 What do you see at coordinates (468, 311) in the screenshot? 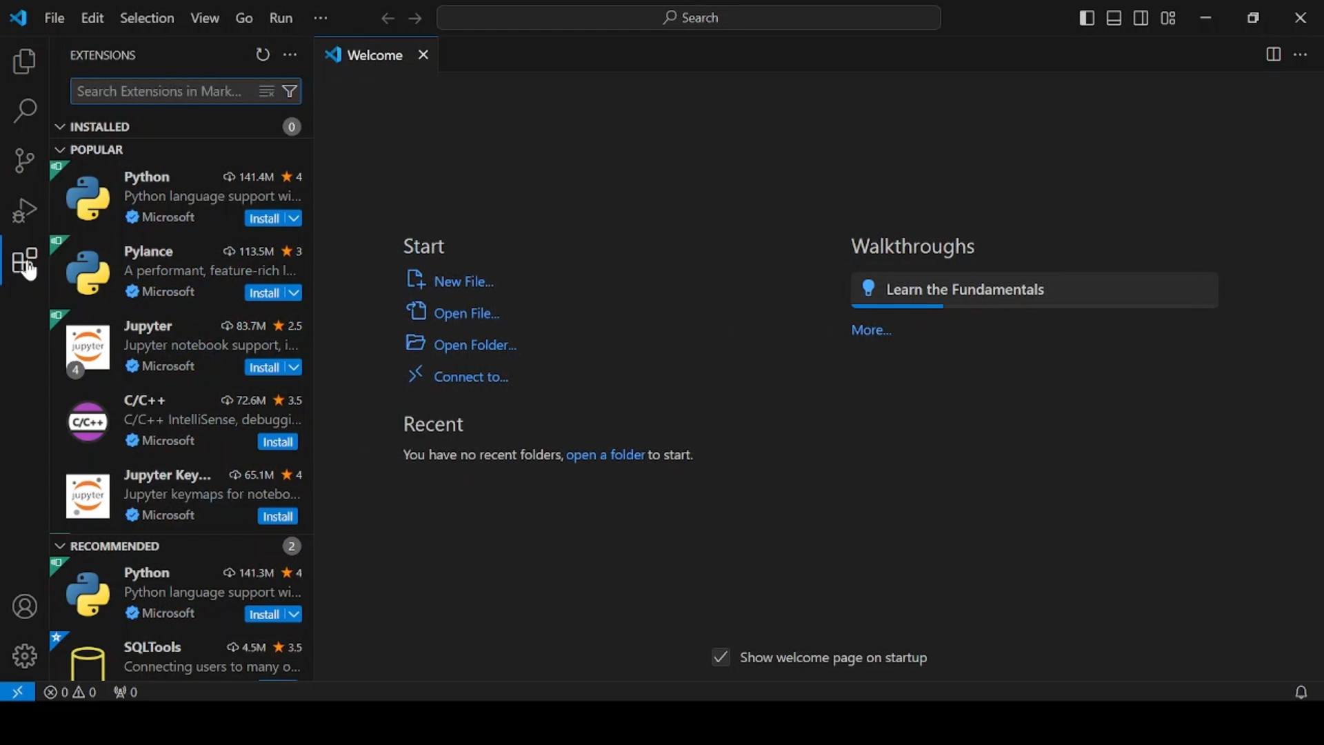
I see `open file` at bounding box center [468, 311].